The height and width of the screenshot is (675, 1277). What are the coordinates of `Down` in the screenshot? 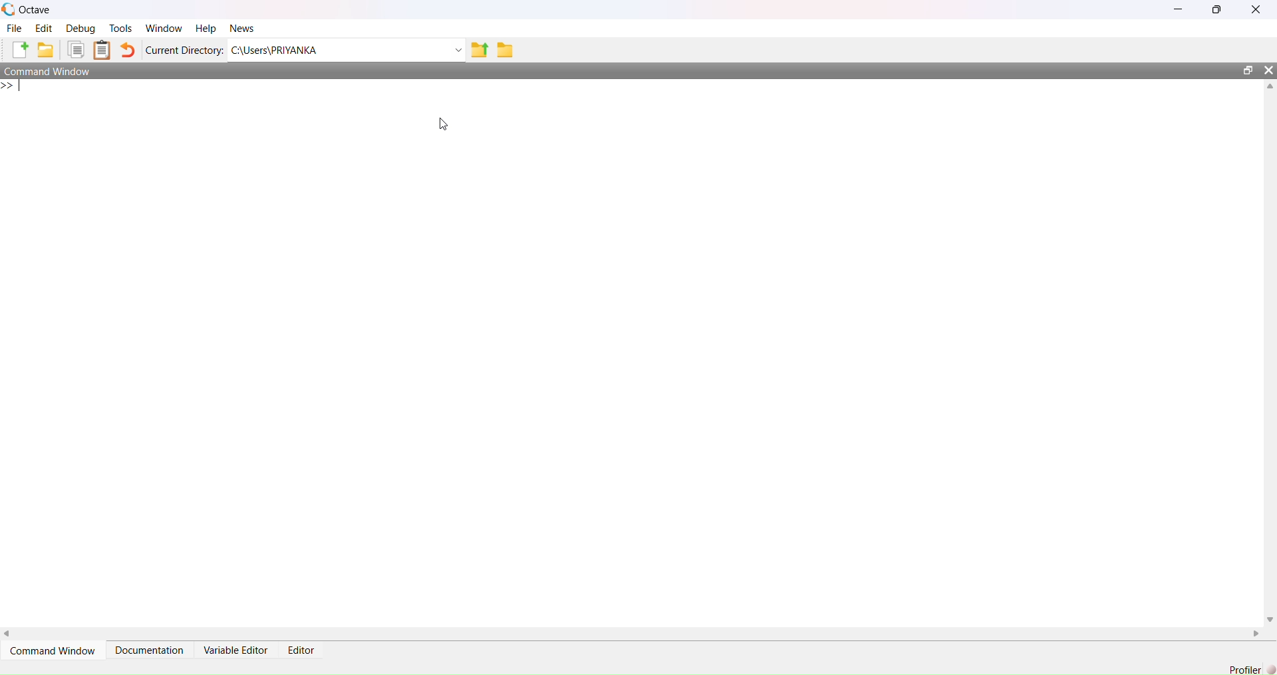 It's located at (1269, 619).